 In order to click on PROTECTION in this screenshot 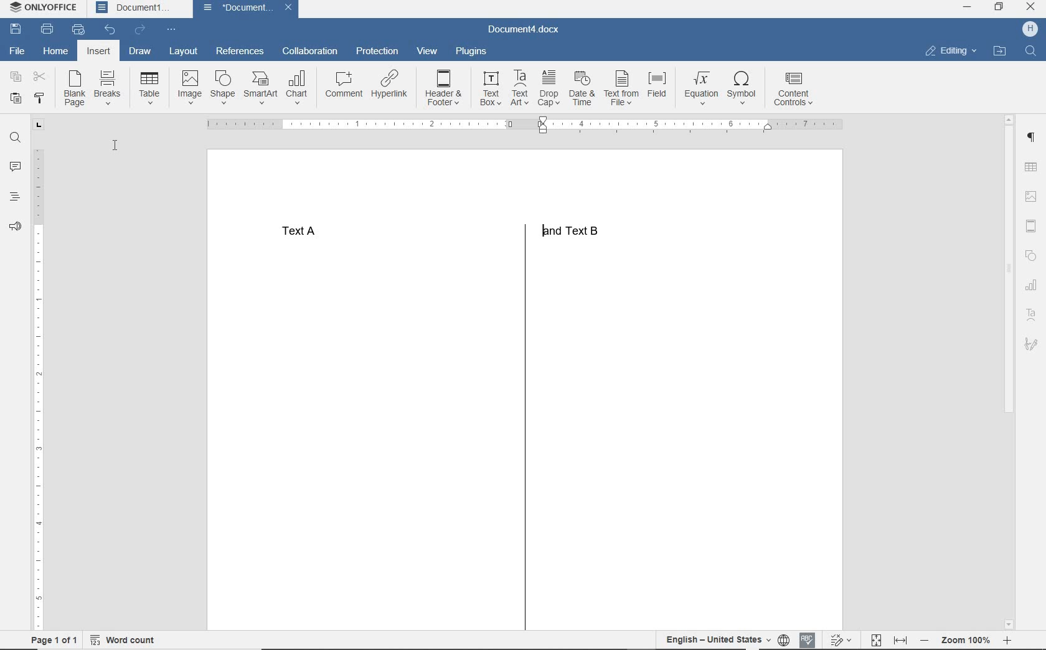, I will do `click(377, 51)`.